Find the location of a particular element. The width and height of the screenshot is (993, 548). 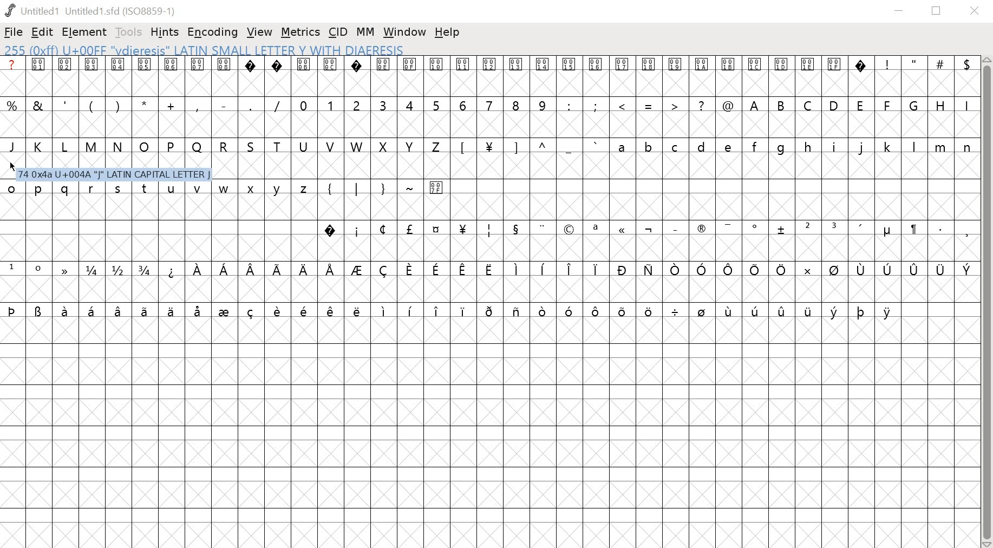

1 Ox4a U+004A "|" LATIN CAPITAL LETTER J is located at coordinates (114, 175).